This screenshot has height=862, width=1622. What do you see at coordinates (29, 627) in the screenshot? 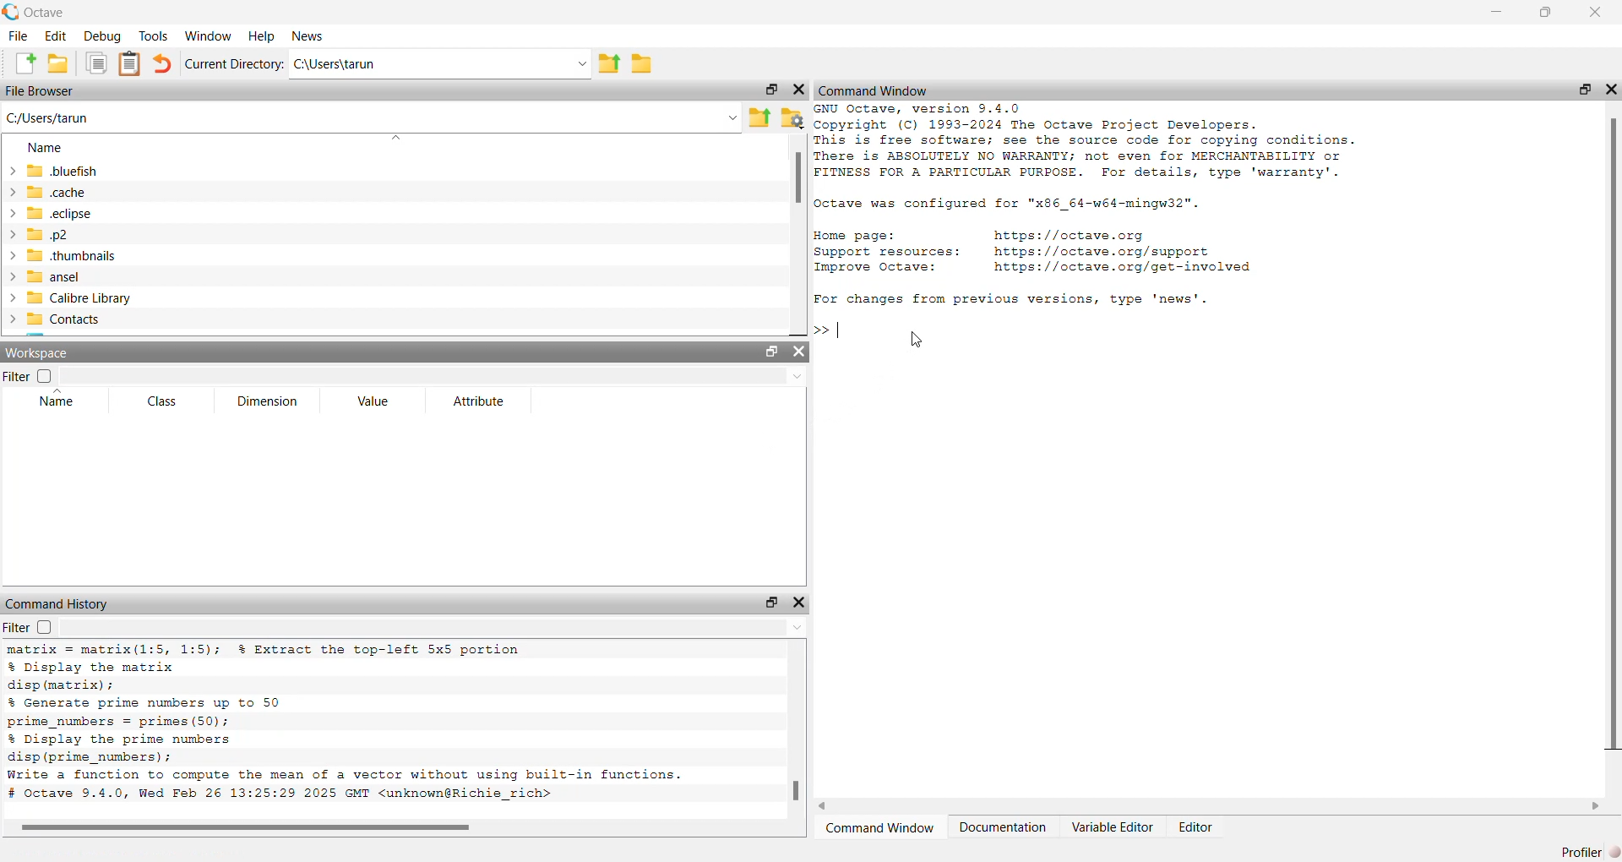
I see `filter` at bounding box center [29, 627].